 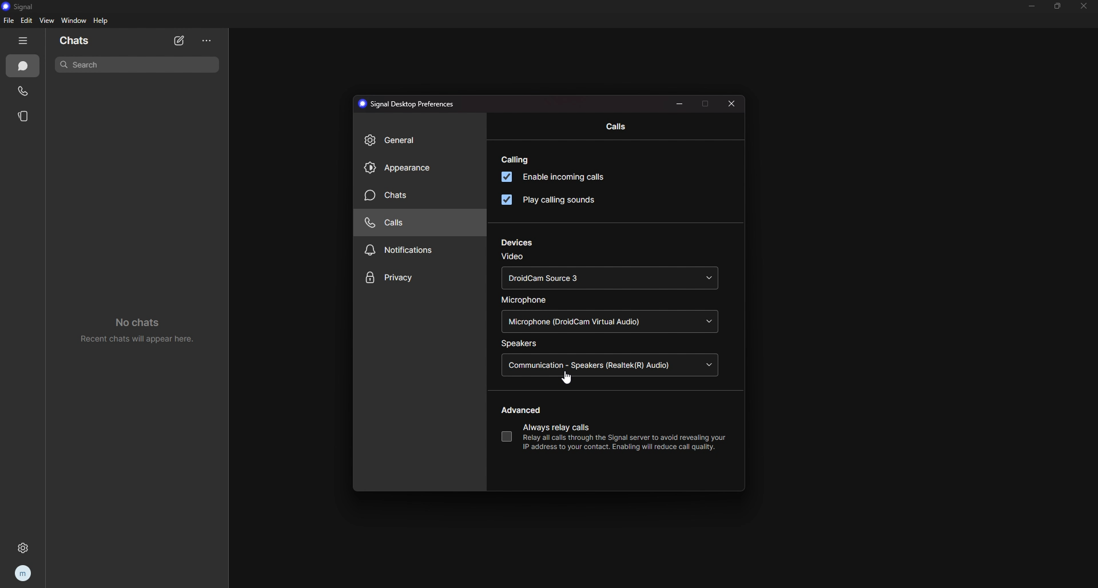 What do you see at coordinates (518, 160) in the screenshot?
I see `calling` at bounding box center [518, 160].